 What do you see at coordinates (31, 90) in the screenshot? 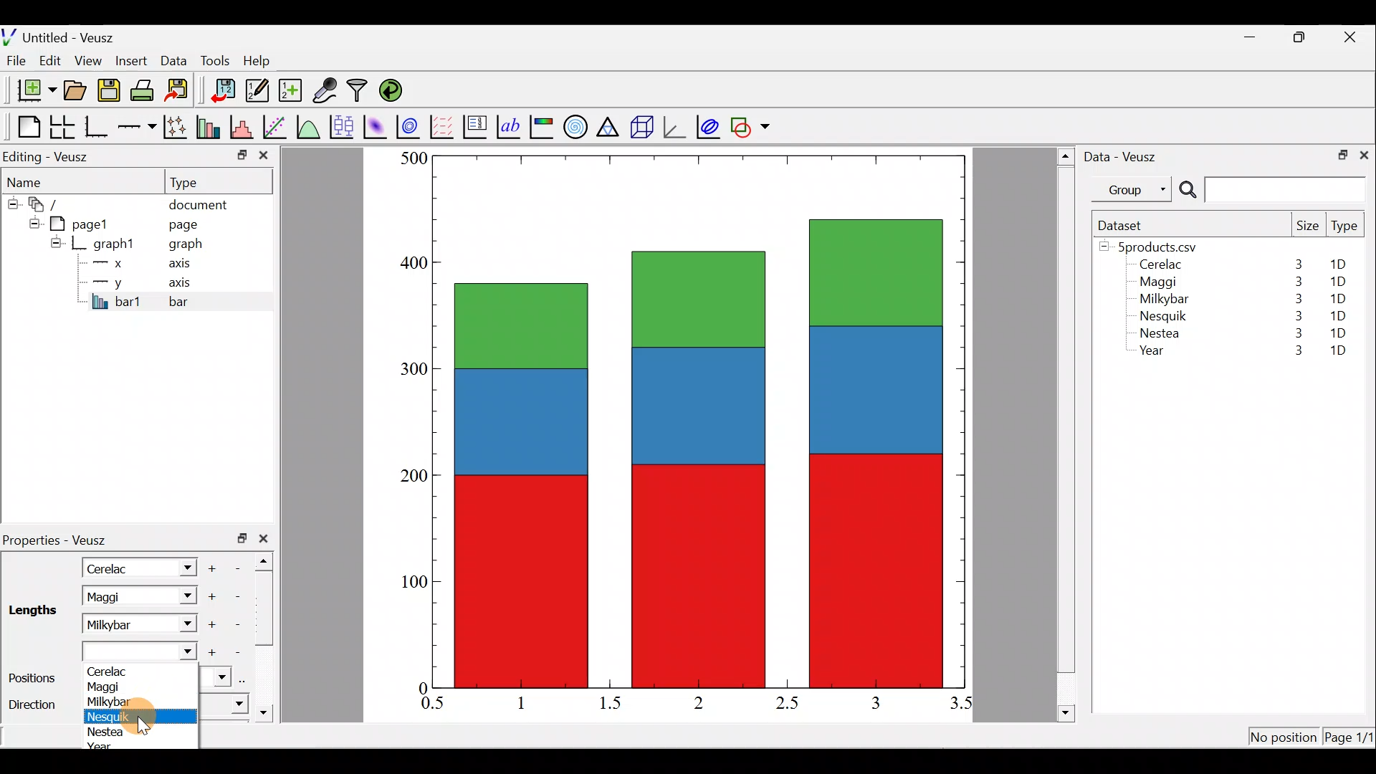
I see `New document` at bounding box center [31, 90].